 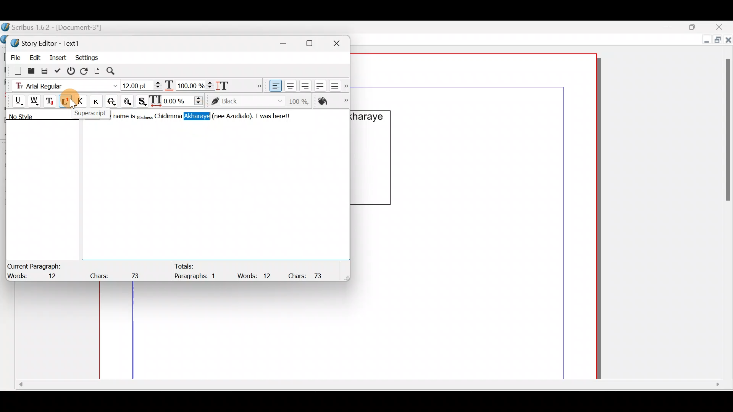 What do you see at coordinates (29, 118) in the screenshot?
I see `No style` at bounding box center [29, 118].